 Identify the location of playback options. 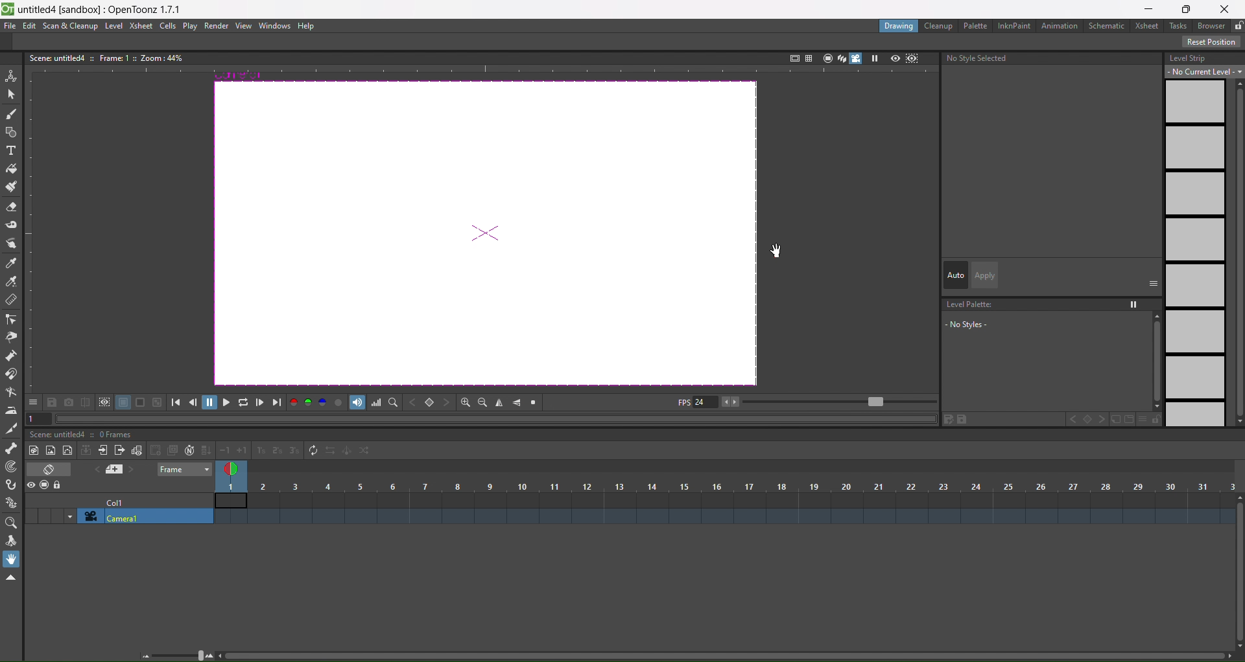
(227, 404).